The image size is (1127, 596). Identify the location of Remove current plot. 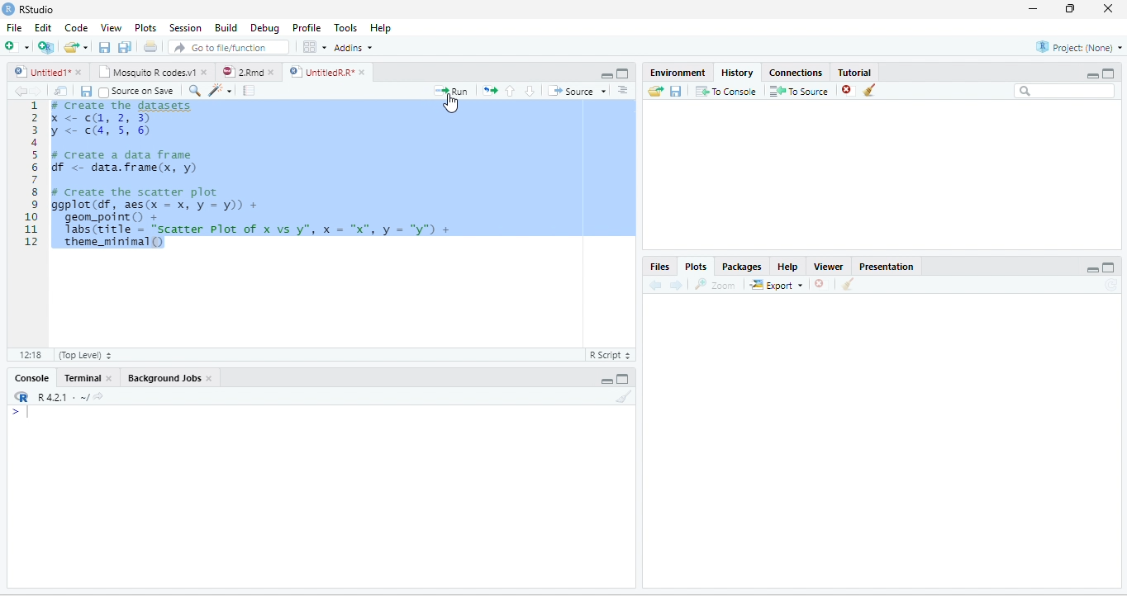
(820, 285).